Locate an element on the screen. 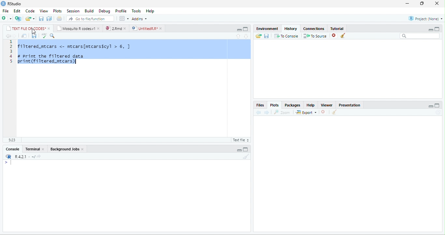 The width and height of the screenshot is (445, 235). To source is located at coordinates (314, 36).